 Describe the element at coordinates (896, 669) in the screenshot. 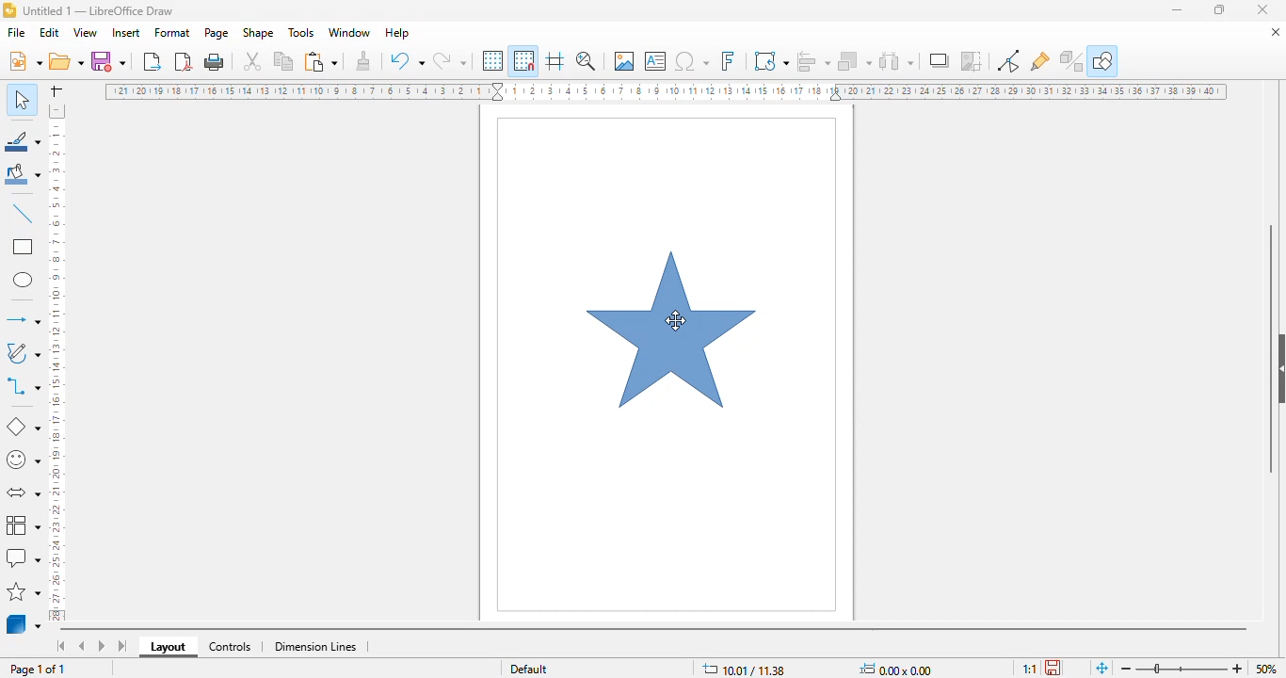

I see `width and height of object` at that location.